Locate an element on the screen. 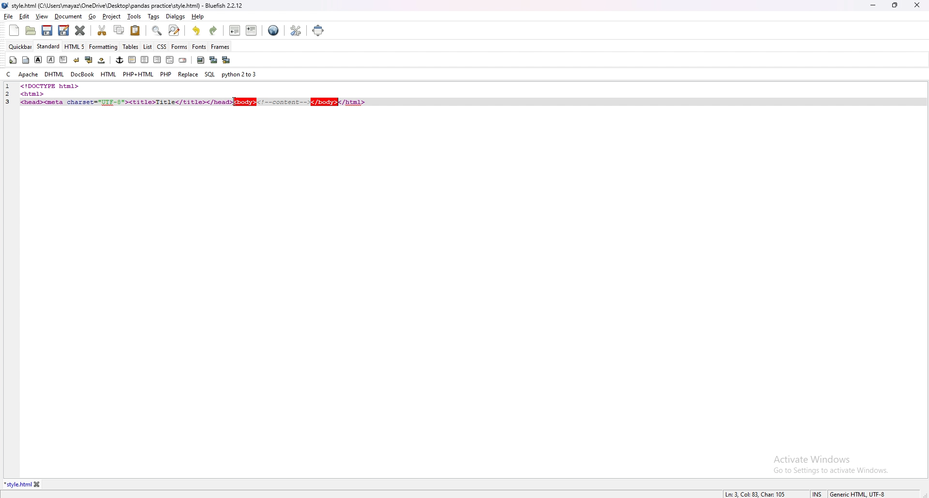  edit preference is located at coordinates (295, 30).